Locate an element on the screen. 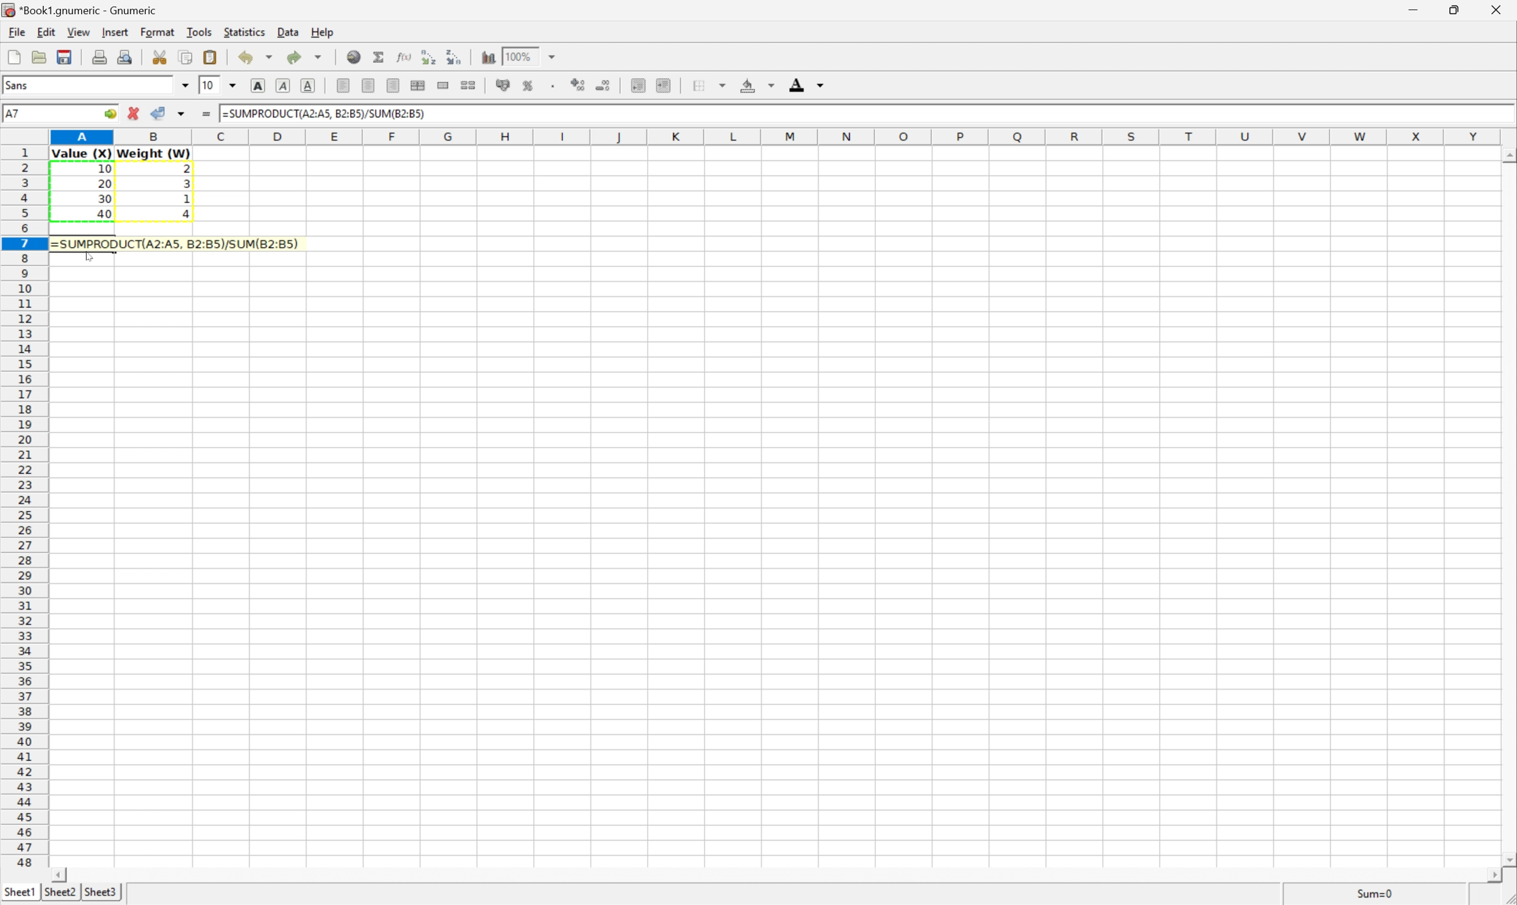 The image size is (1517, 905). 100% is located at coordinates (518, 55).